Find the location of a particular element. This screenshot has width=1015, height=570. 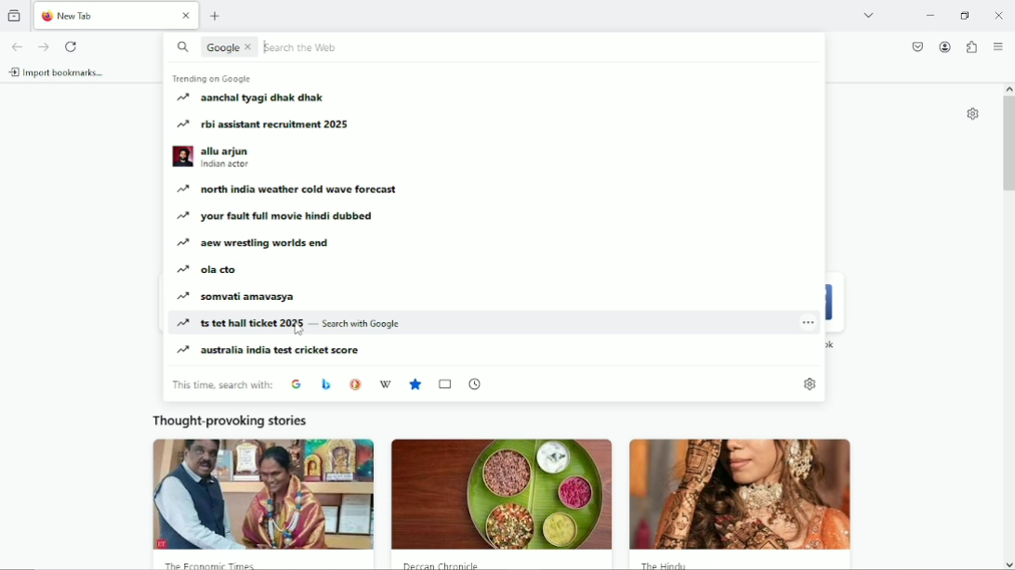

allu arjun is located at coordinates (227, 149).